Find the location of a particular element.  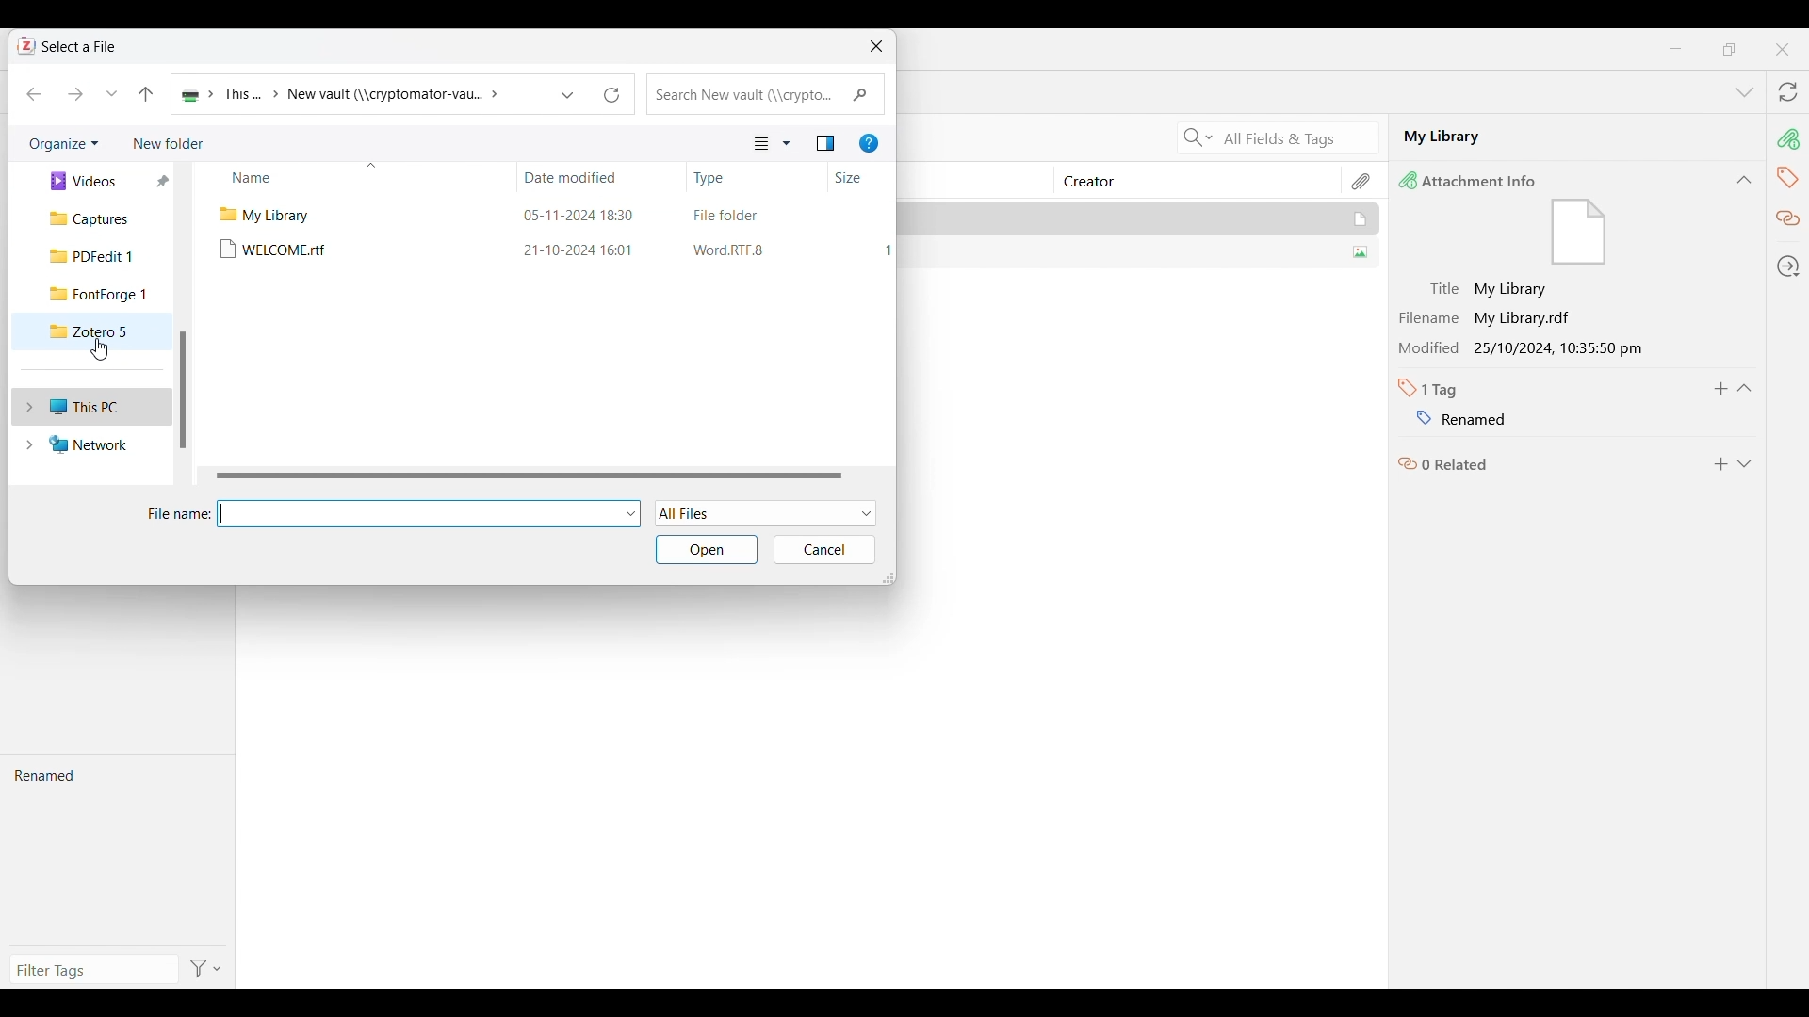

Name of tag is located at coordinates (1450, 416).